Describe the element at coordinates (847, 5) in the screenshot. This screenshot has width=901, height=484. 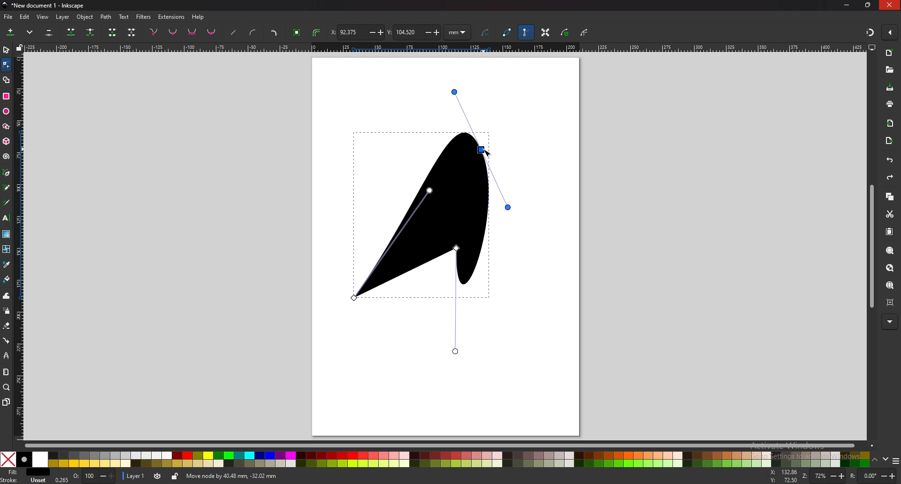
I see `minimize` at that location.